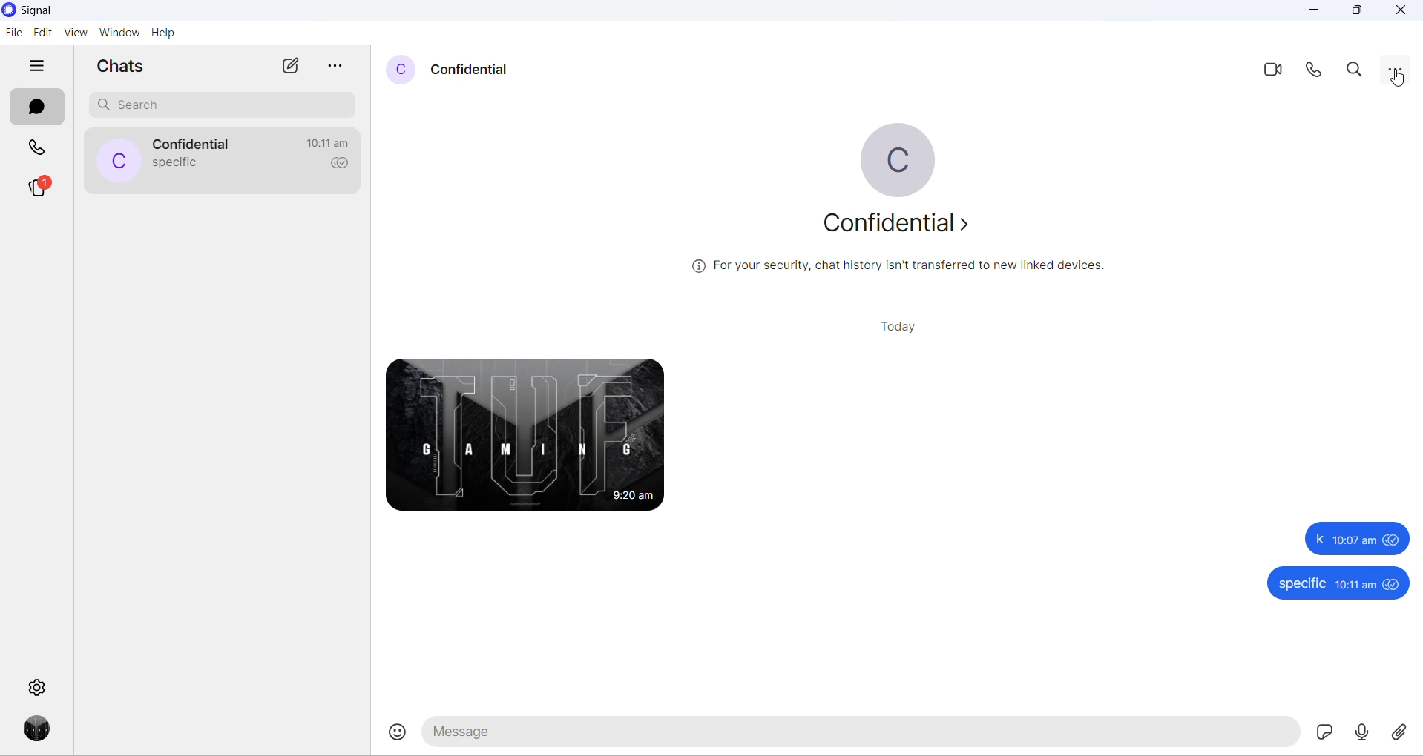 Image resolution: width=1423 pixels, height=756 pixels. What do you see at coordinates (901, 223) in the screenshot?
I see `about contacts` at bounding box center [901, 223].